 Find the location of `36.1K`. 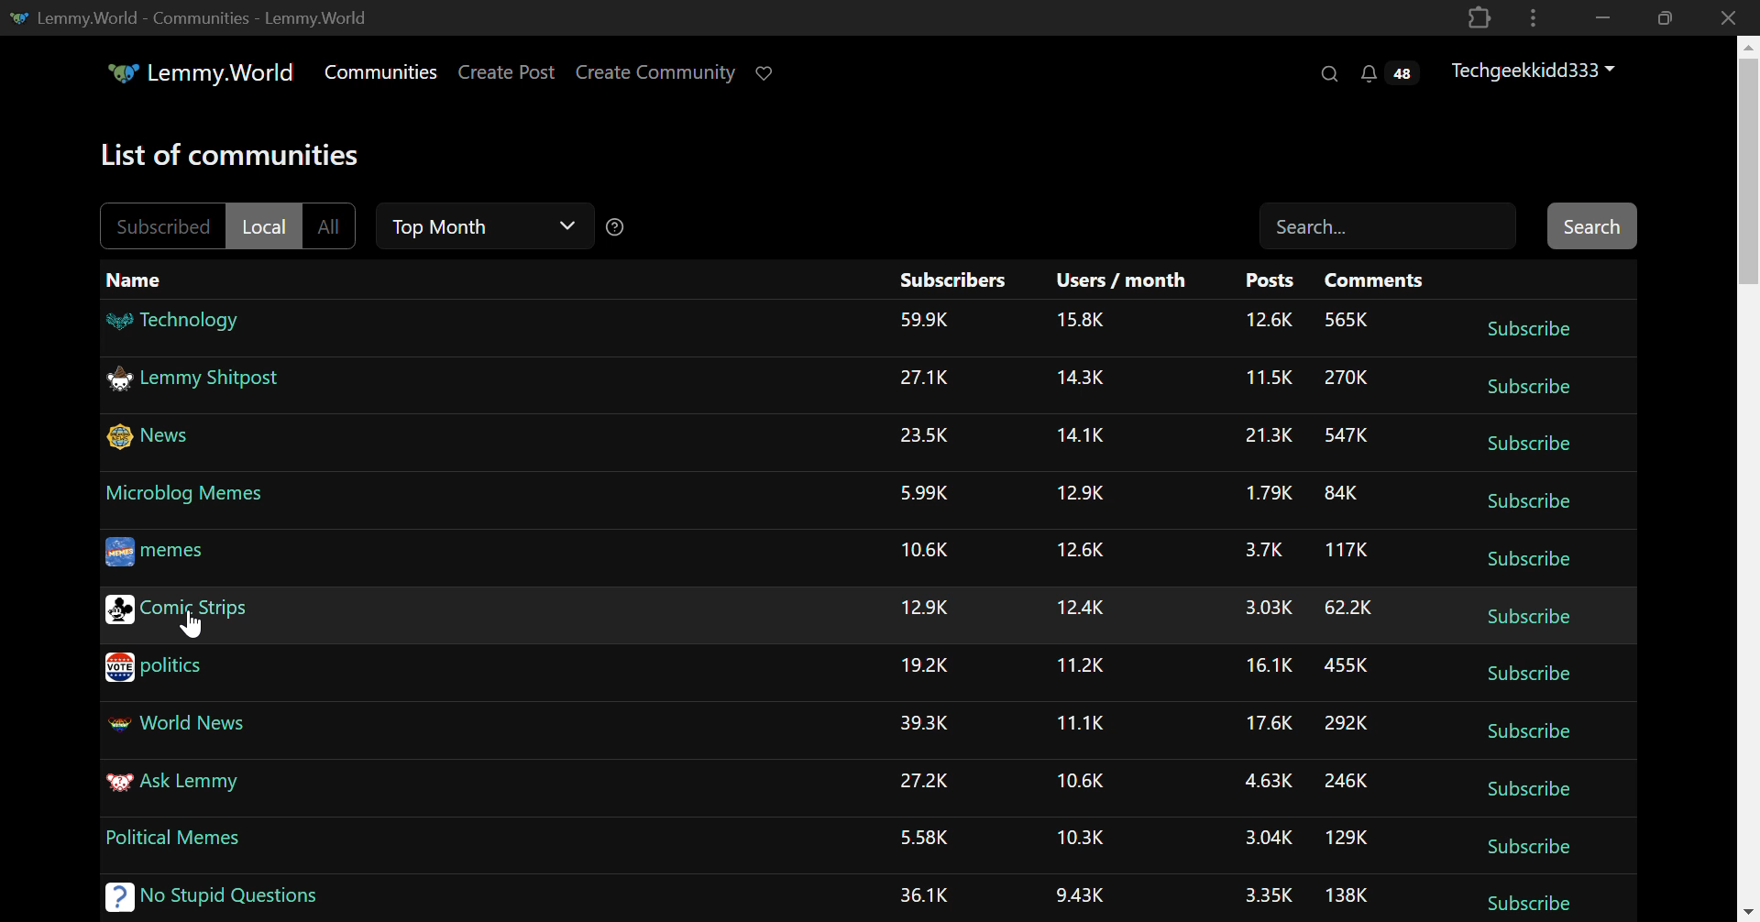

36.1K is located at coordinates (924, 895).